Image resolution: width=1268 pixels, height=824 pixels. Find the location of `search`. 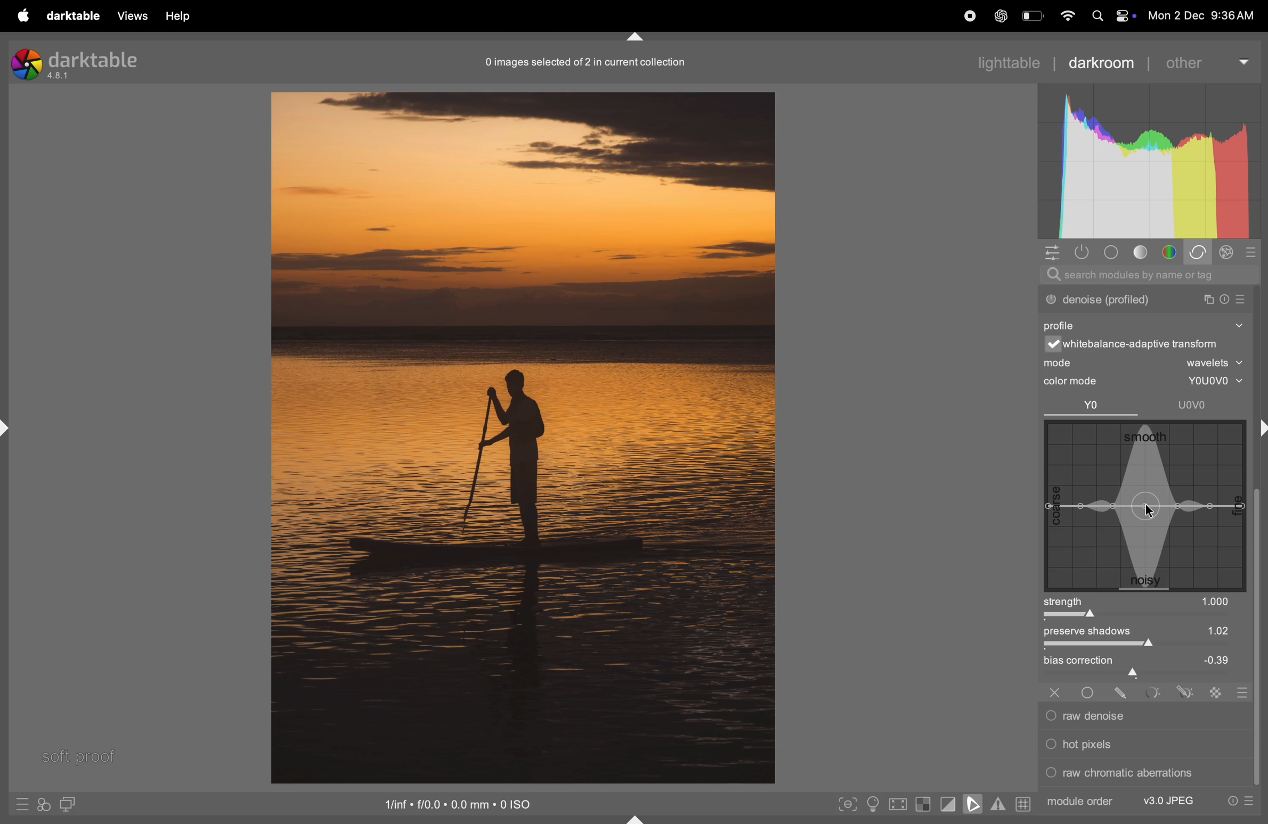

search is located at coordinates (1151, 275).